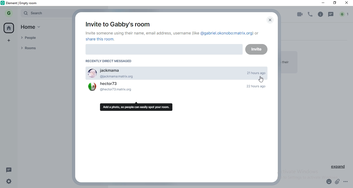  Describe the element at coordinates (111, 61) in the screenshot. I see `recently direct messaged` at that location.